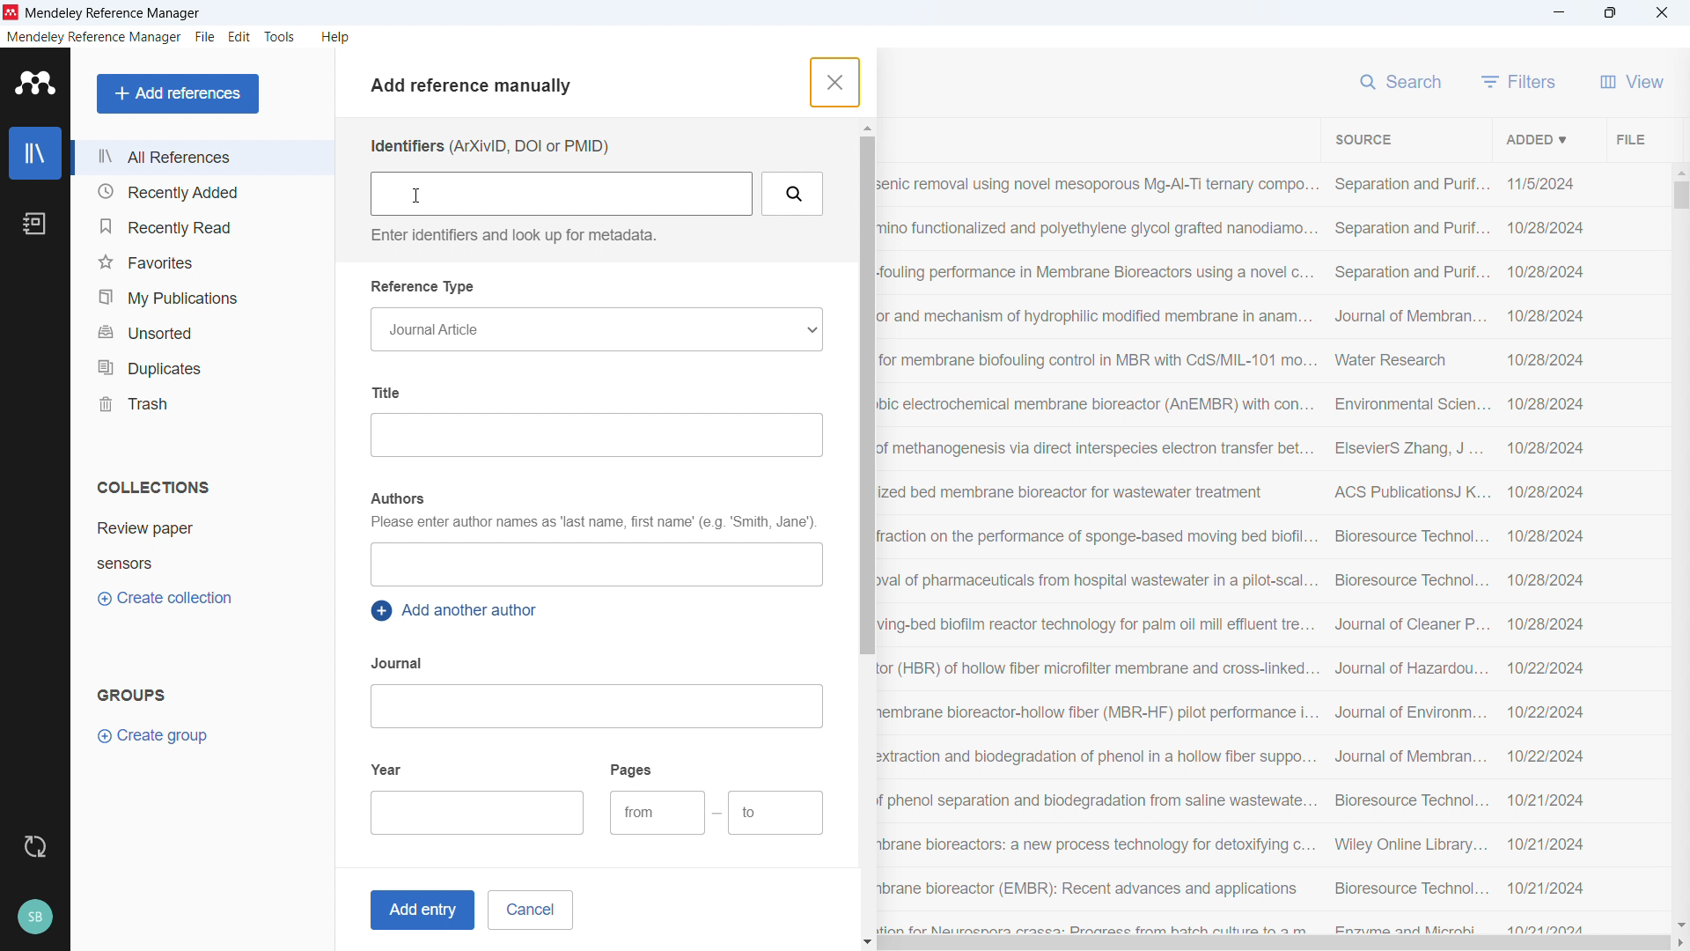  Describe the element at coordinates (1679, 171) in the screenshot. I see `Scroll up ` at that location.